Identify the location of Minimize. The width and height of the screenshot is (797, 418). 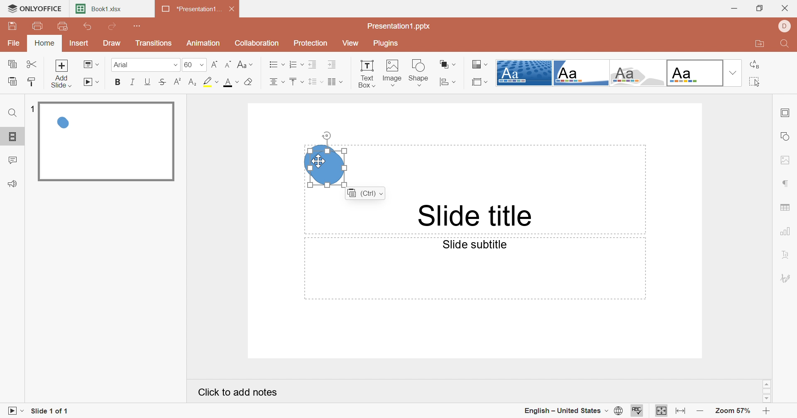
(736, 8).